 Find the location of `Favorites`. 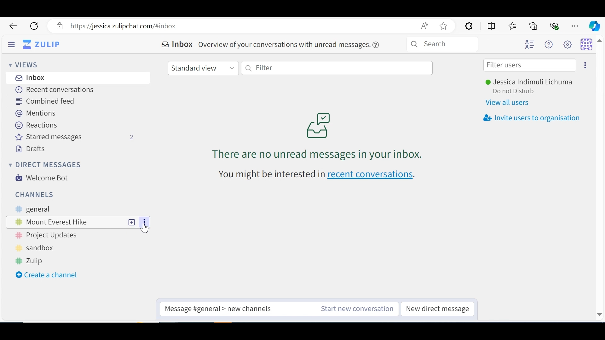

Favorites is located at coordinates (513, 26).